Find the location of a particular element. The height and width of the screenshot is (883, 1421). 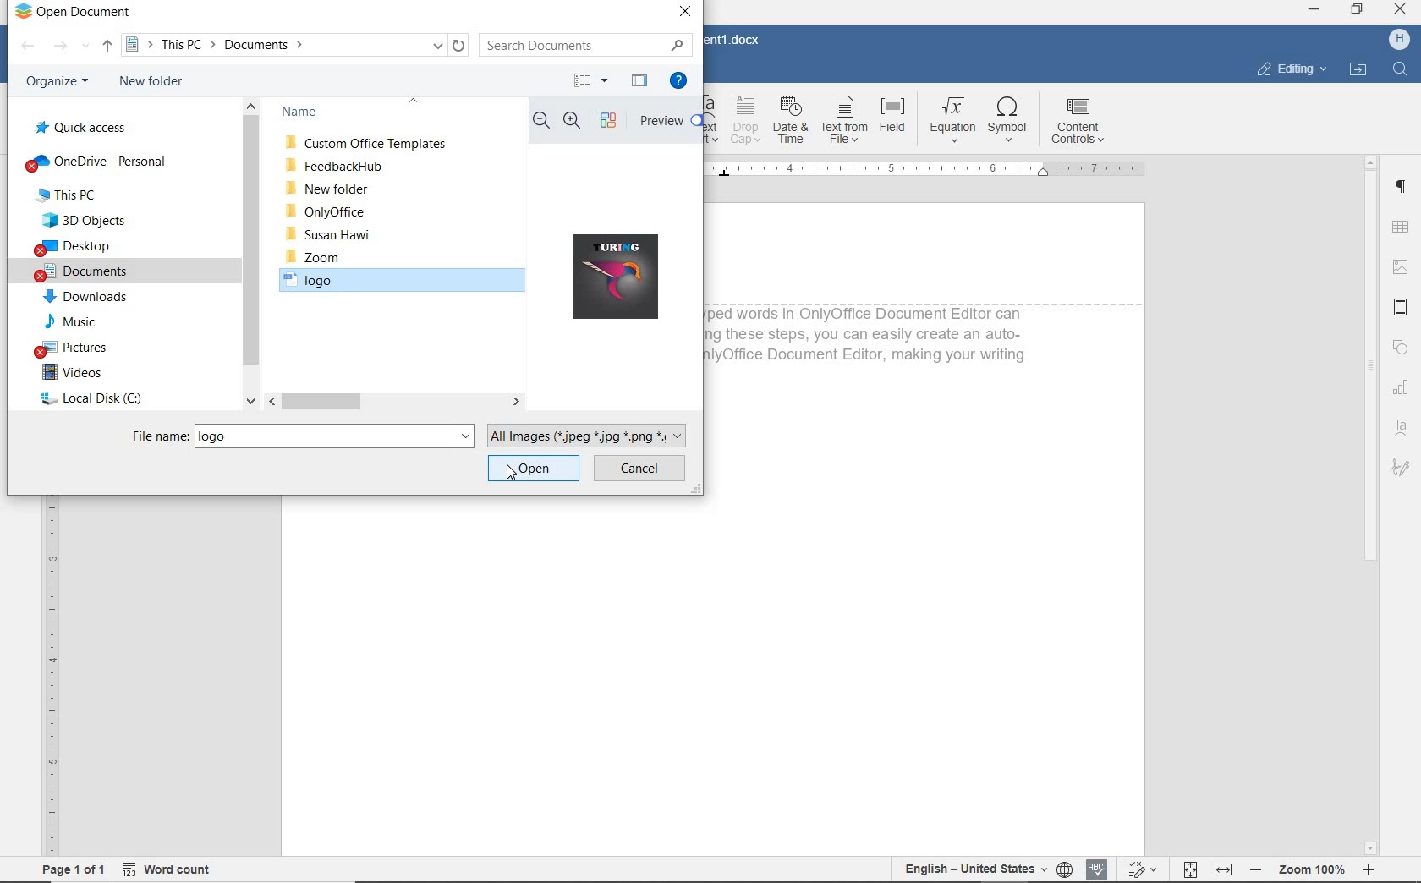

Chart is located at coordinates (1403, 388).